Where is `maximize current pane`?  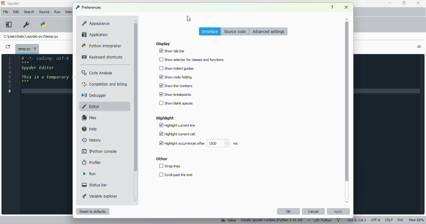 maximize current pane is located at coordinates (9, 25).